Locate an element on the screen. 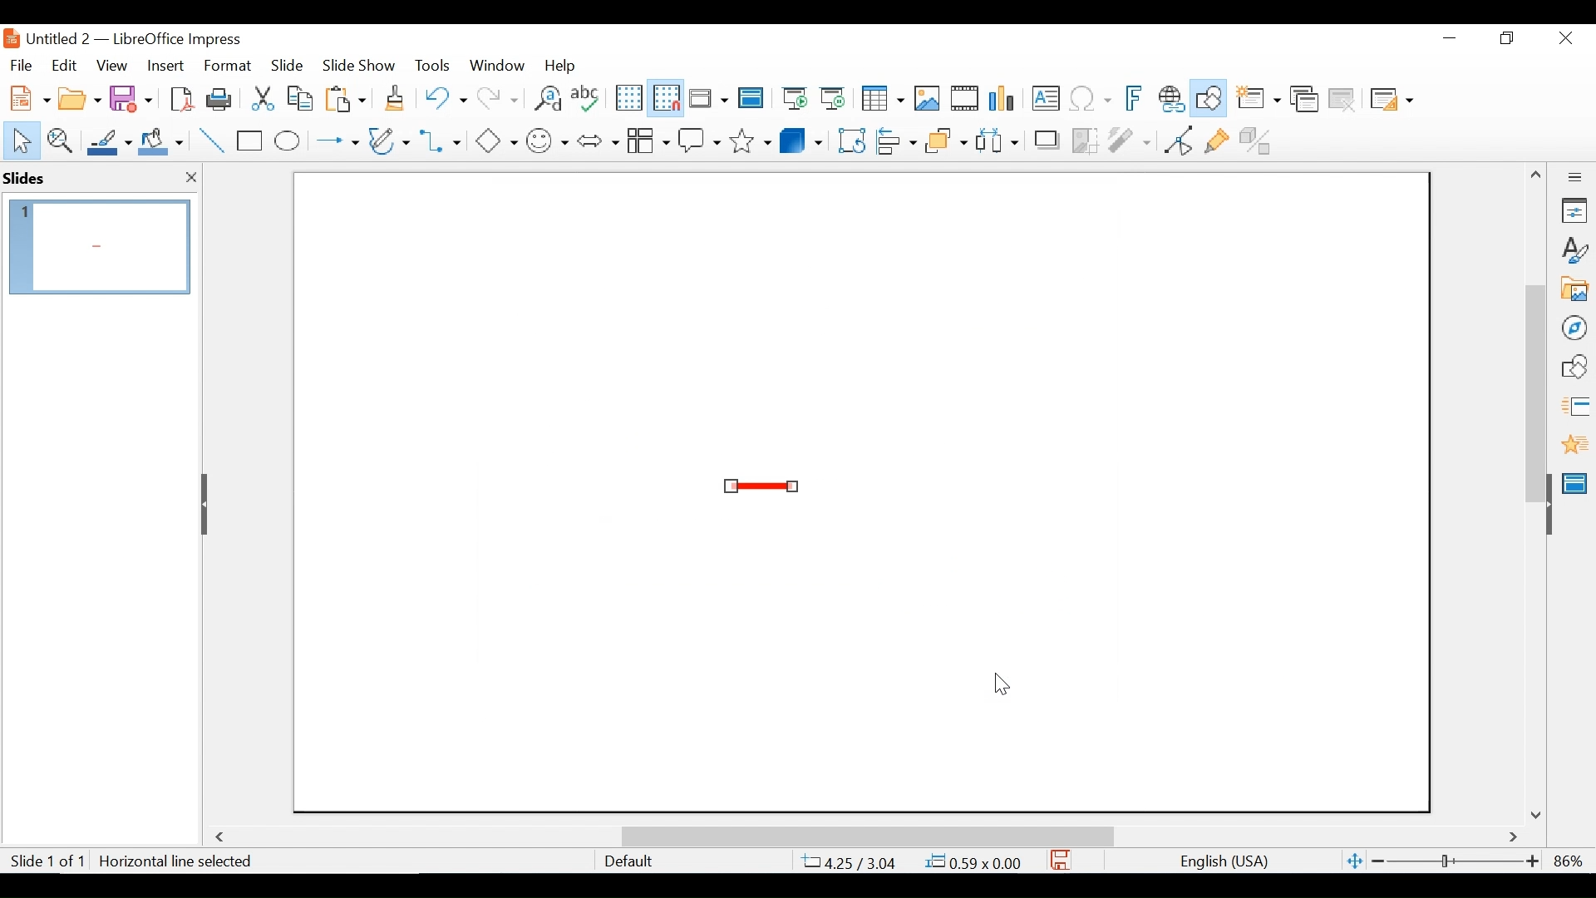  Horizontal line Selected is located at coordinates (178, 861).